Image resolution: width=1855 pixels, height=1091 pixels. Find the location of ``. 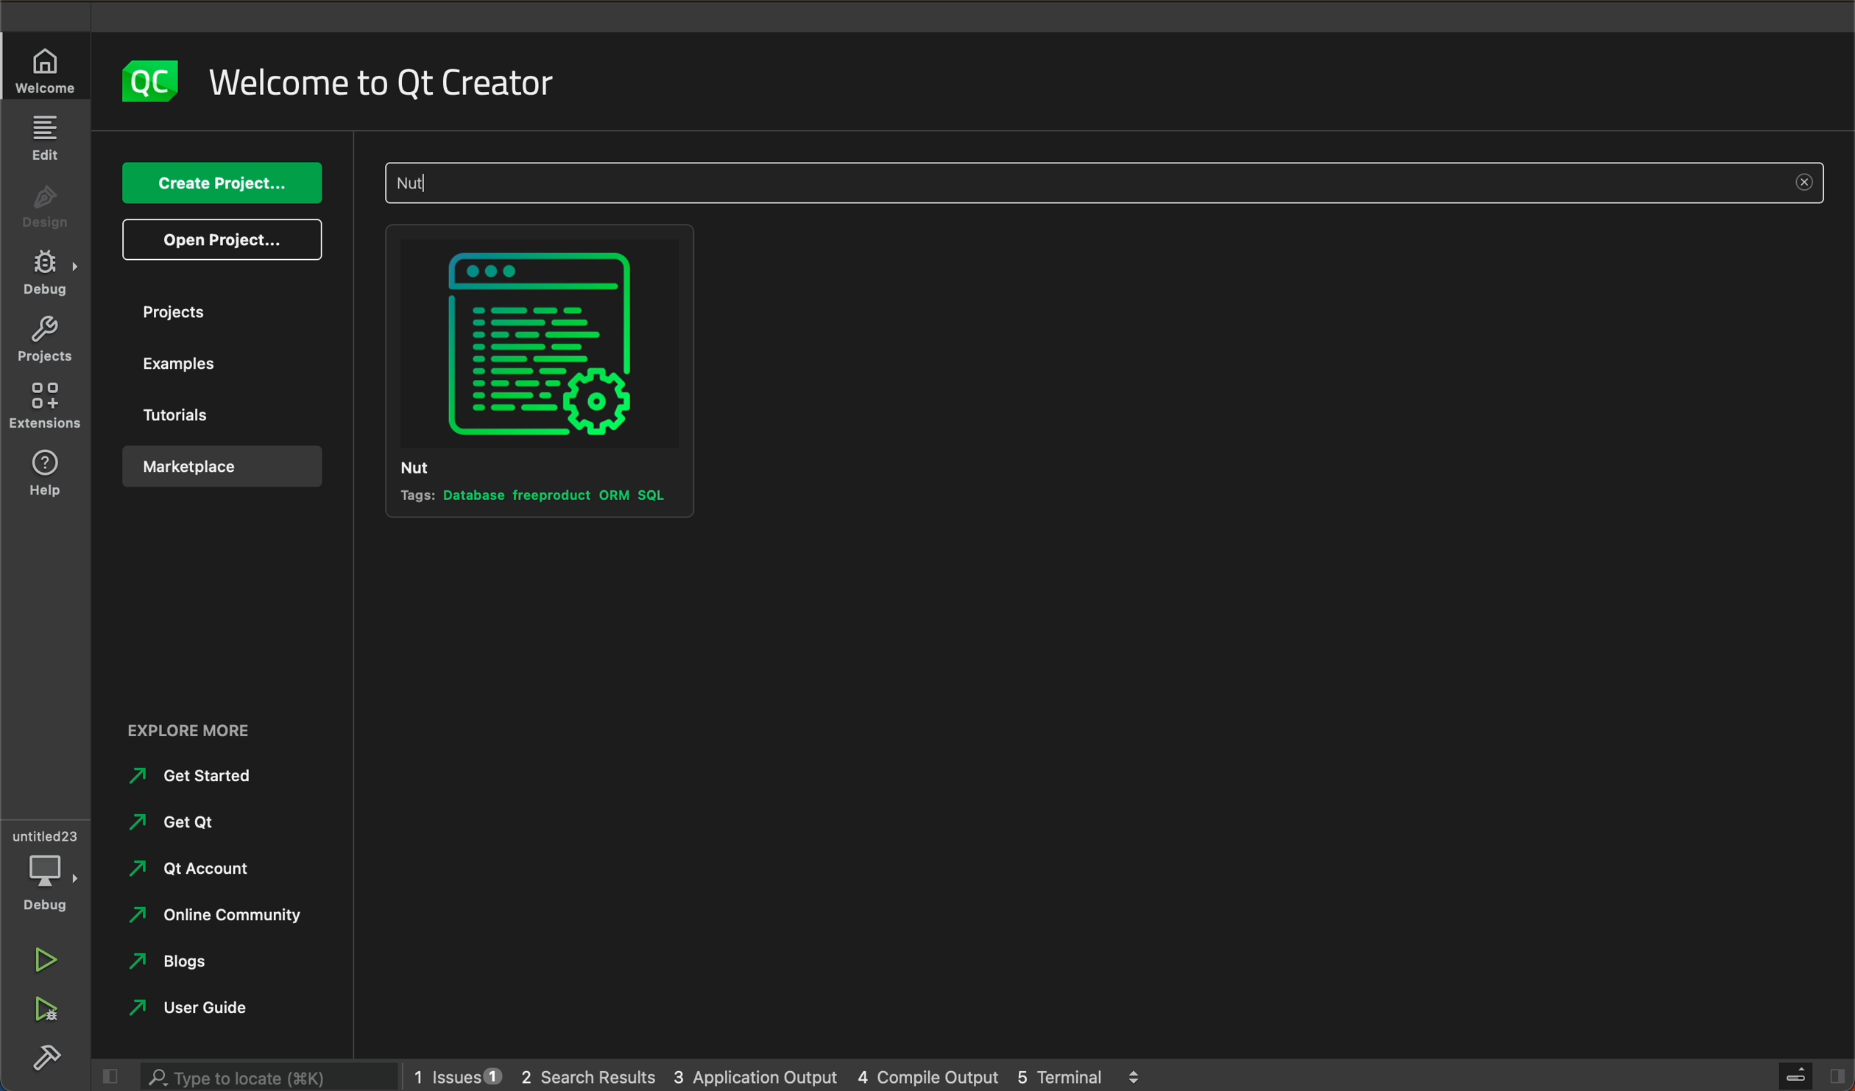

 is located at coordinates (196, 821).